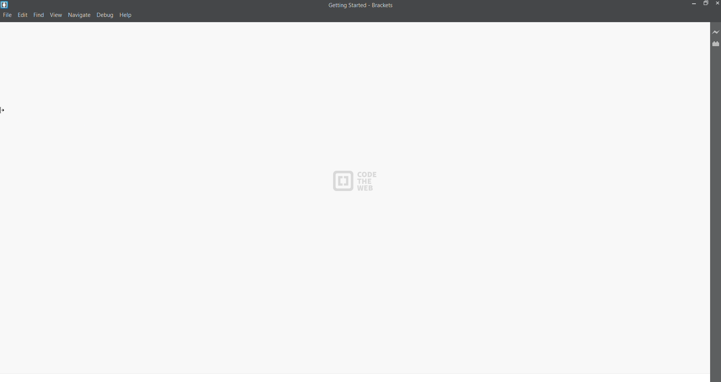  I want to click on live preview, so click(715, 32).